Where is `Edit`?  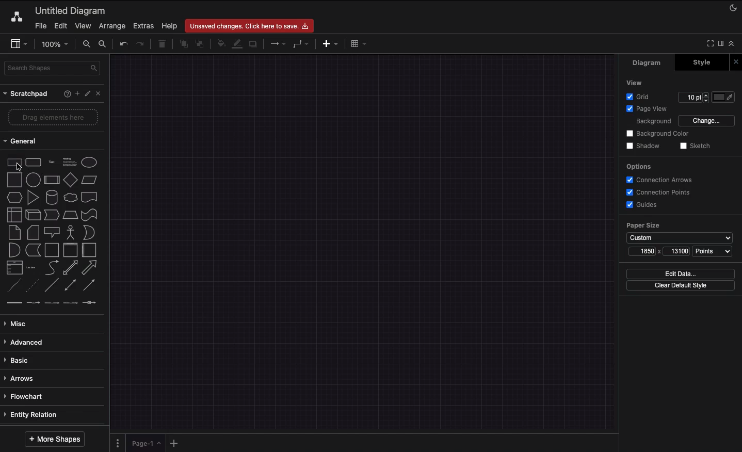 Edit is located at coordinates (86, 94).